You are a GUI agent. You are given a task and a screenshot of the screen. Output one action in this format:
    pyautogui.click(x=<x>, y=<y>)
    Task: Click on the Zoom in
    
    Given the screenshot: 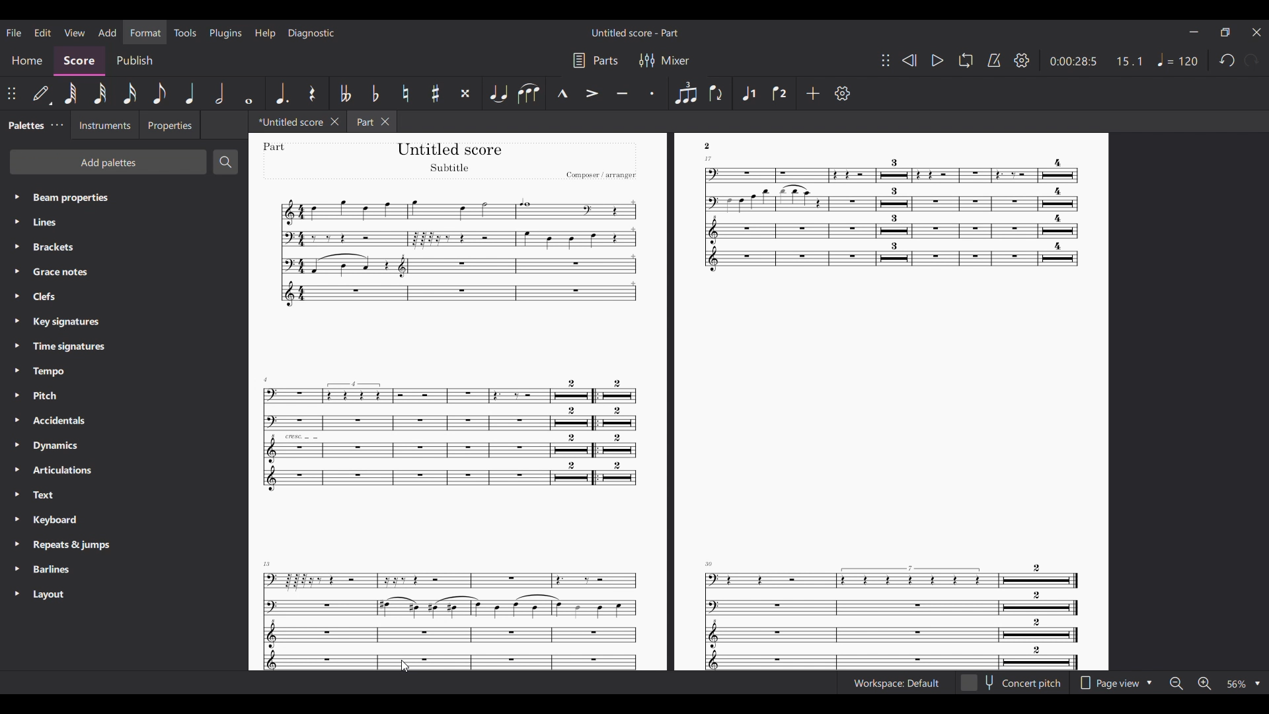 What is the action you would take?
    pyautogui.click(x=1204, y=684)
    